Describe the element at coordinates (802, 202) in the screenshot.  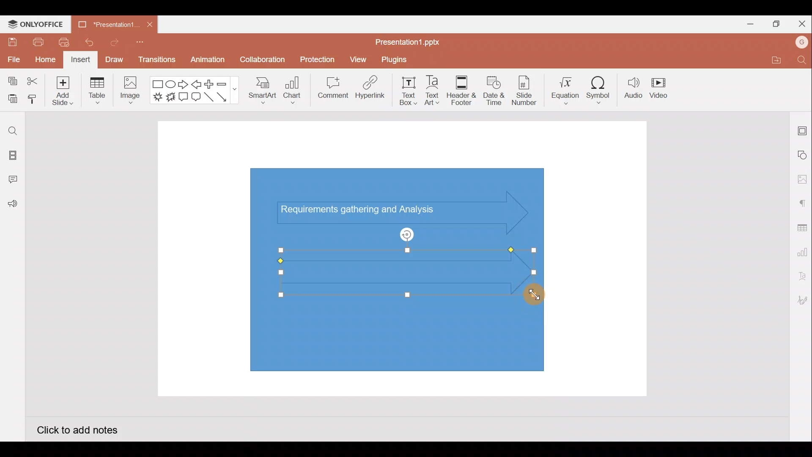
I see `Paragraph settings` at that location.